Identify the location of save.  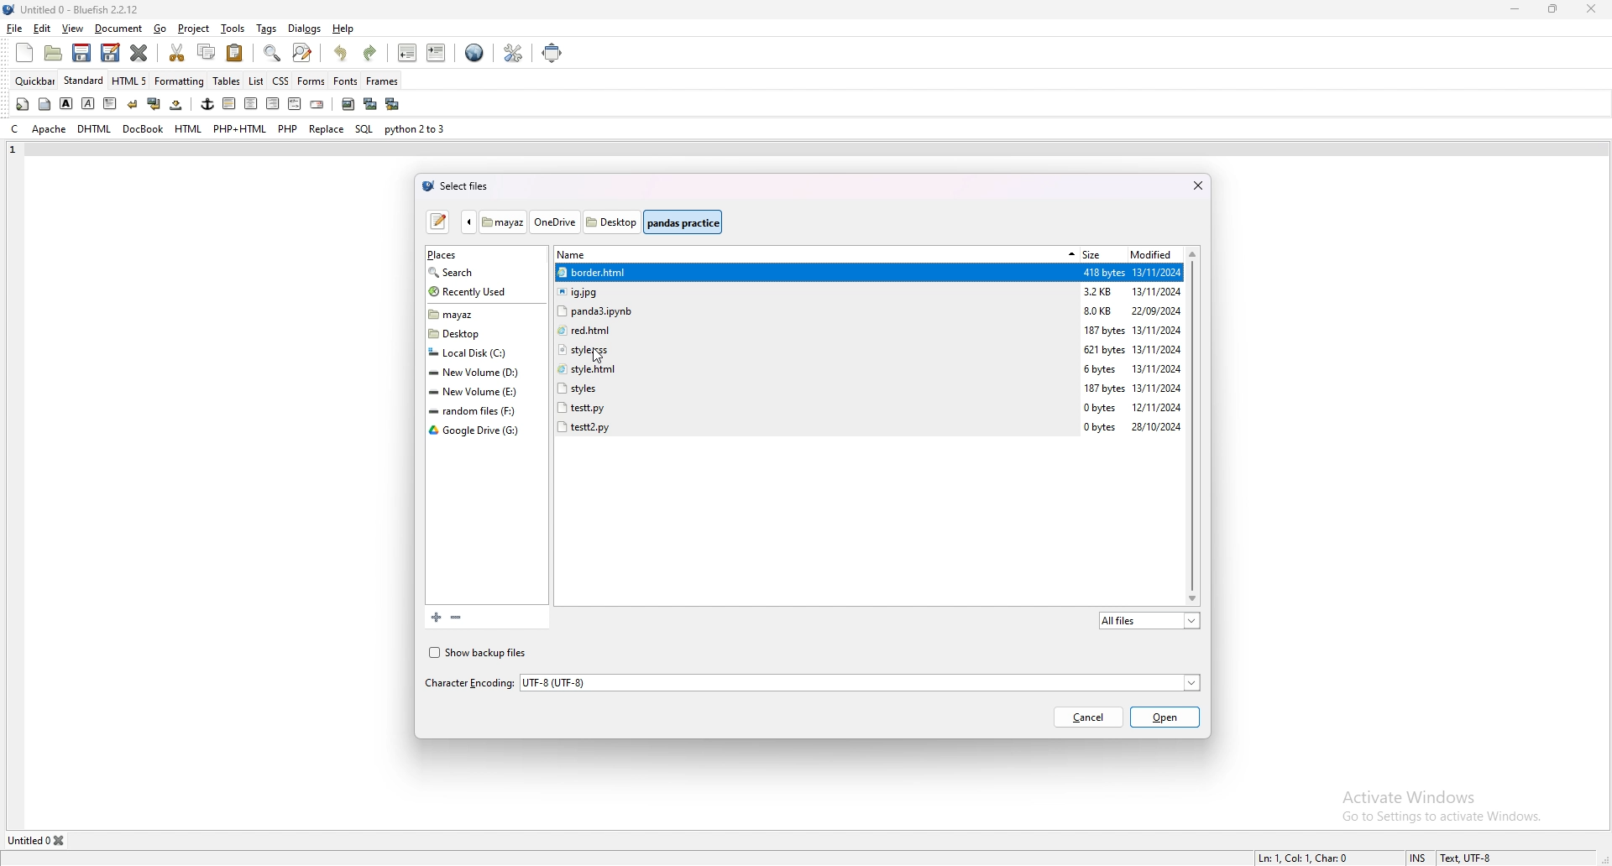
(81, 53).